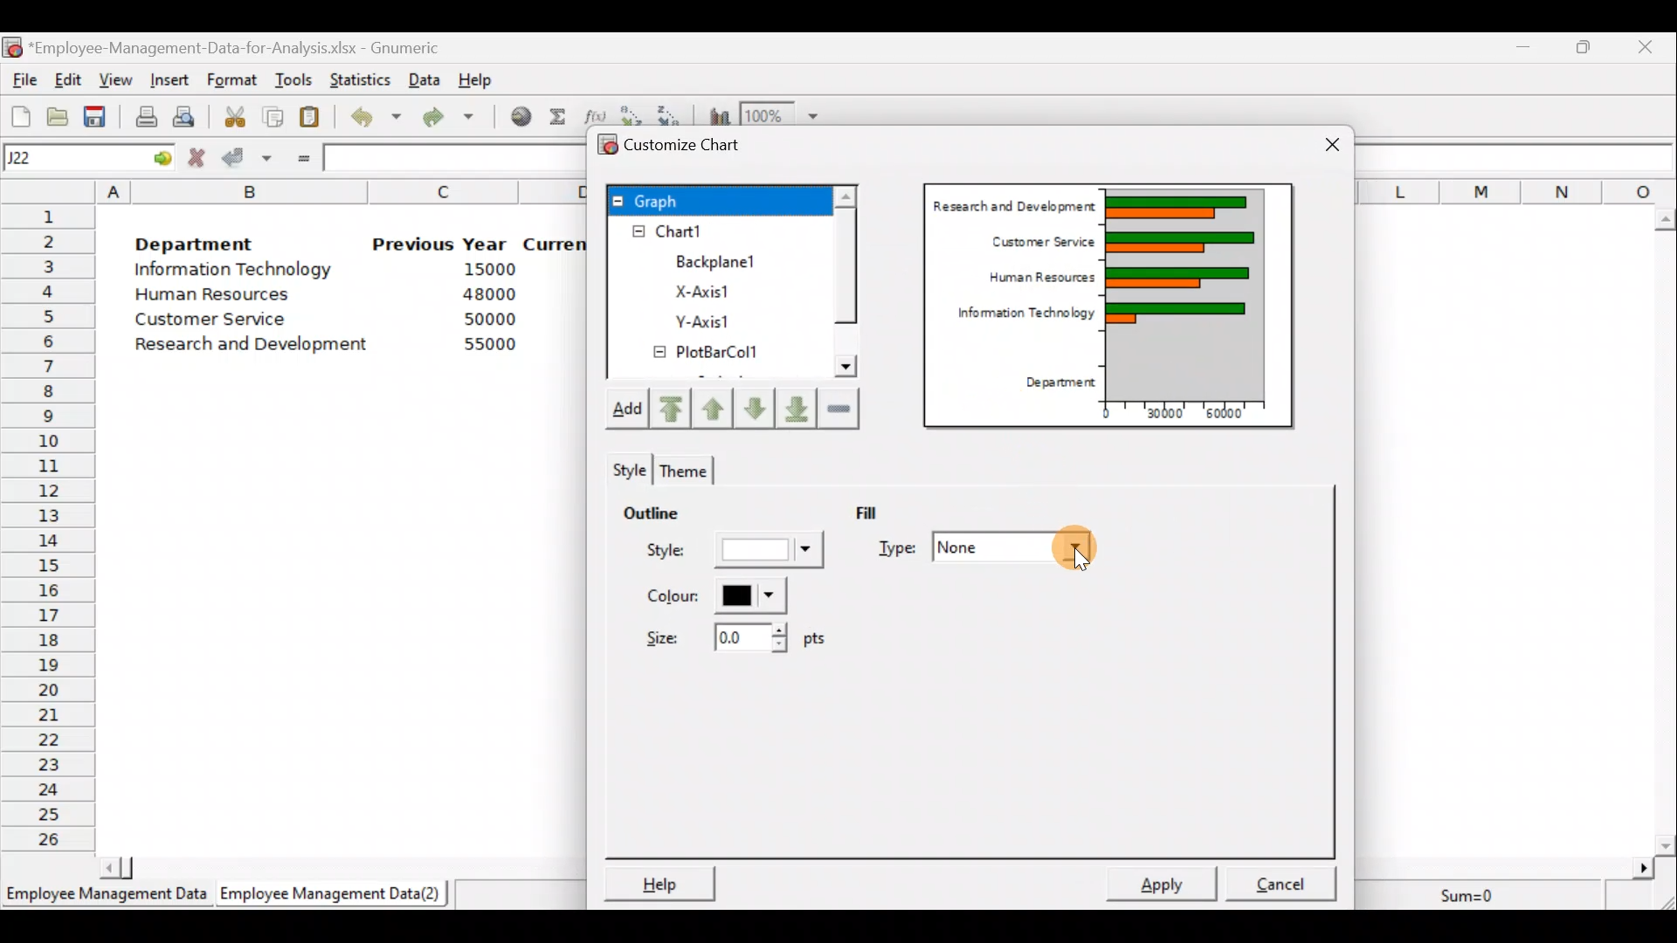 The image size is (1677, 943). Describe the element at coordinates (143, 114) in the screenshot. I see `Print current file` at that location.